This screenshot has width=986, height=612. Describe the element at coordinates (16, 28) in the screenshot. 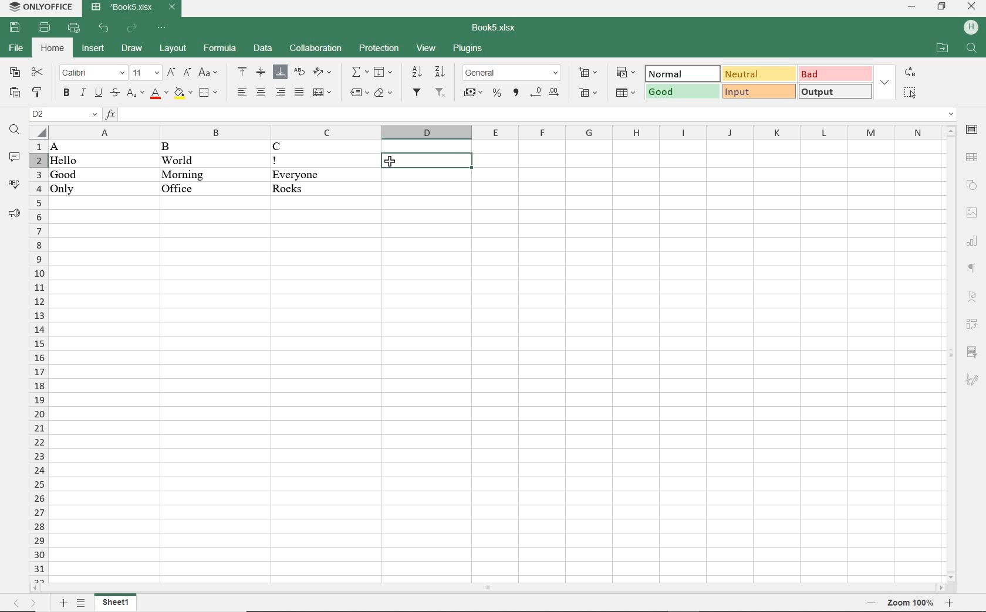

I see `save` at that location.